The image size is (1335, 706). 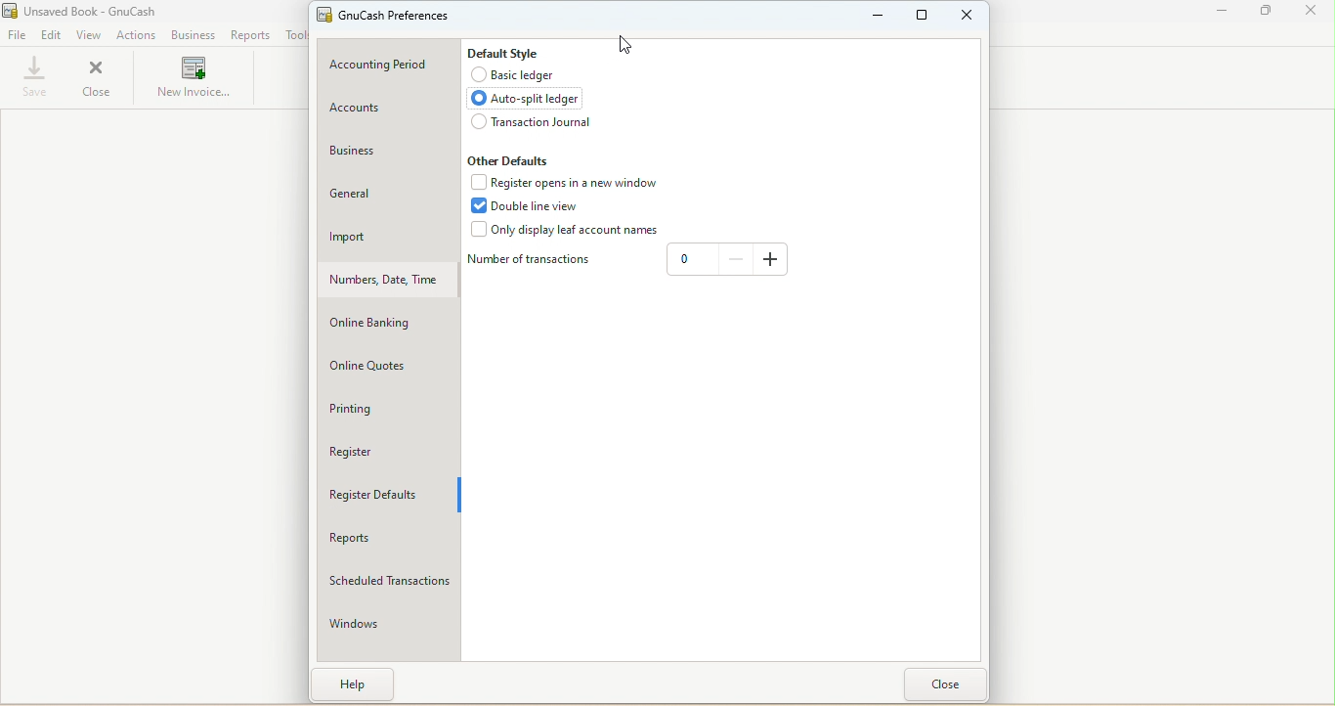 What do you see at coordinates (250, 36) in the screenshot?
I see `Reports` at bounding box center [250, 36].